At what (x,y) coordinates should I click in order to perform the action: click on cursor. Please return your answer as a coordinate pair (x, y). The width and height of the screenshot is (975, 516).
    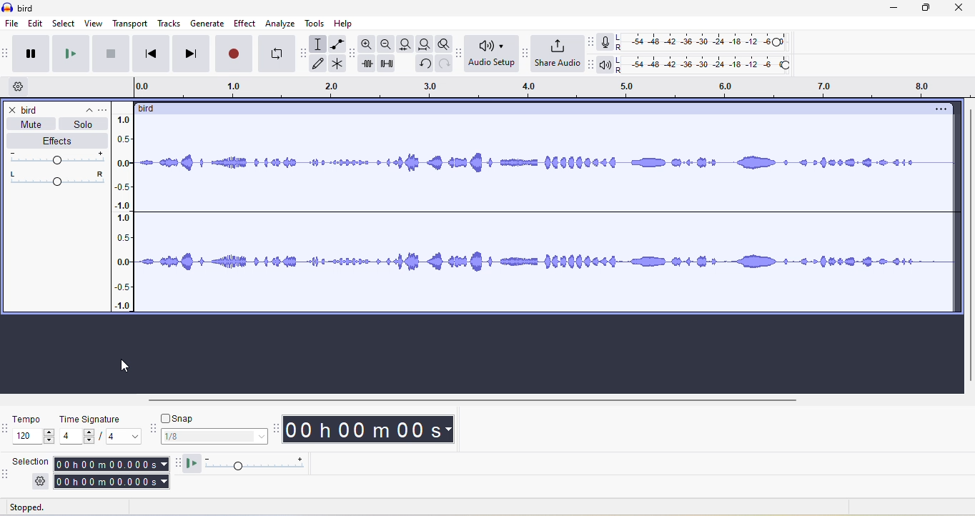
    Looking at the image, I should click on (124, 366).